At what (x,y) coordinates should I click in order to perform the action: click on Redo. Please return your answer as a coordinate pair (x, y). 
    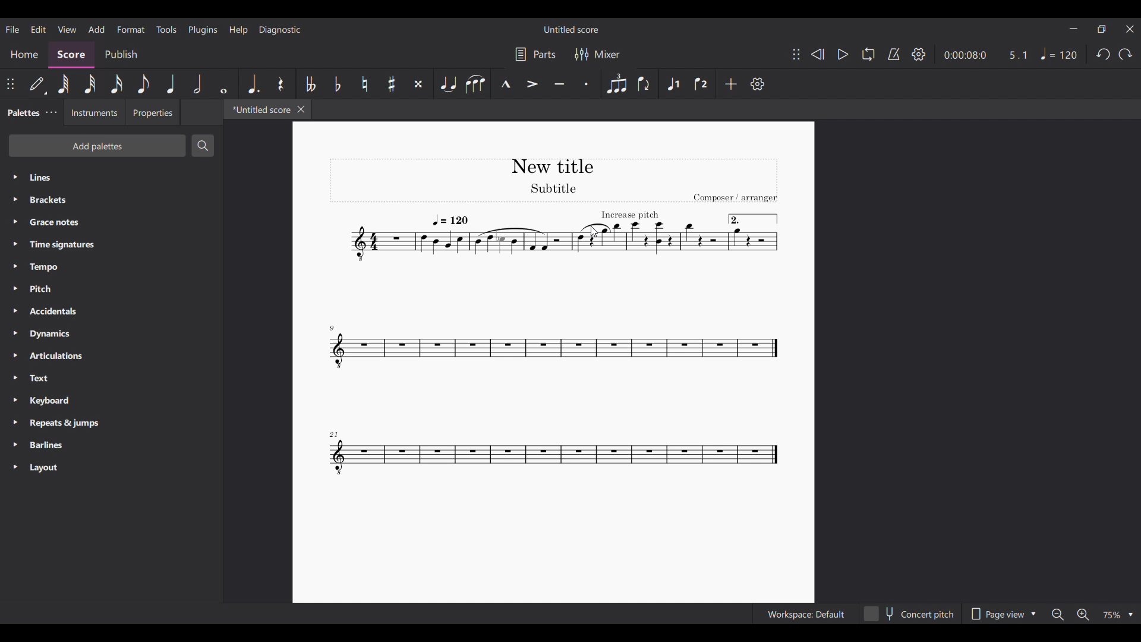
    Looking at the image, I should click on (1126, 54).